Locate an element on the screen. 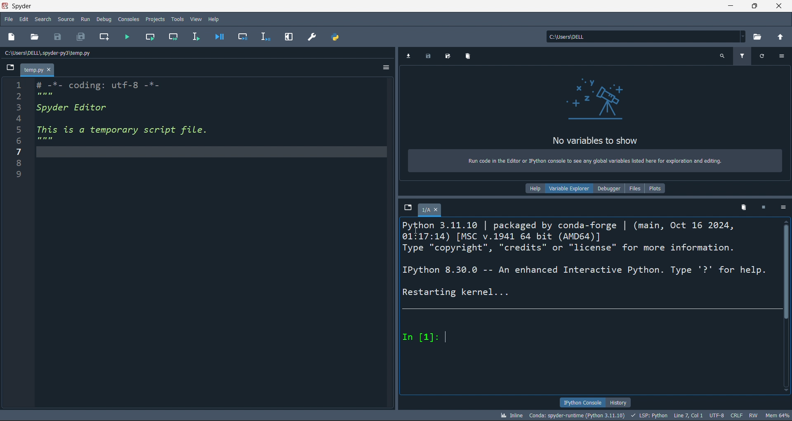 The height and width of the screenshot is (421, 792). Help is located at coordinates (214, 19).